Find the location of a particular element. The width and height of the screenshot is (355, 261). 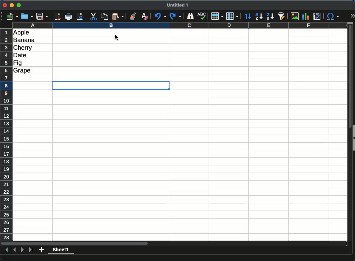

print preview is located at coordinates (80, 17).